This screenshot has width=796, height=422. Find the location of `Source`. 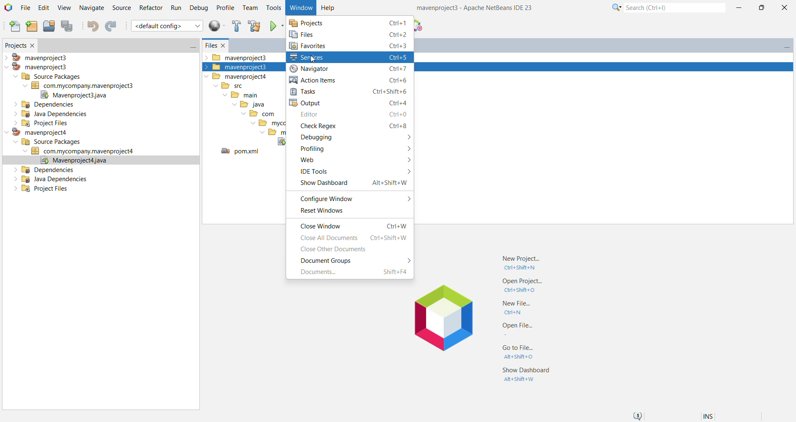

Source is located at coordinates (121, 8).